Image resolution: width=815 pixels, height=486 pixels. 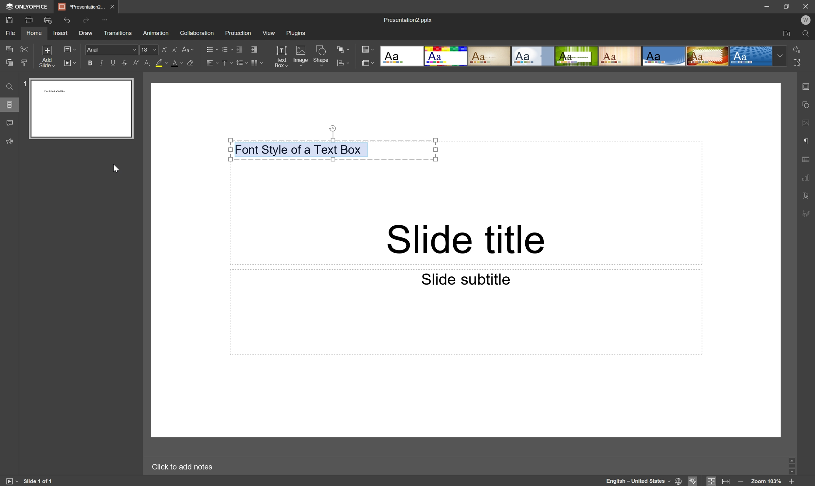 I want to click on Presentation2.pptx, so click(x=408, y=20).